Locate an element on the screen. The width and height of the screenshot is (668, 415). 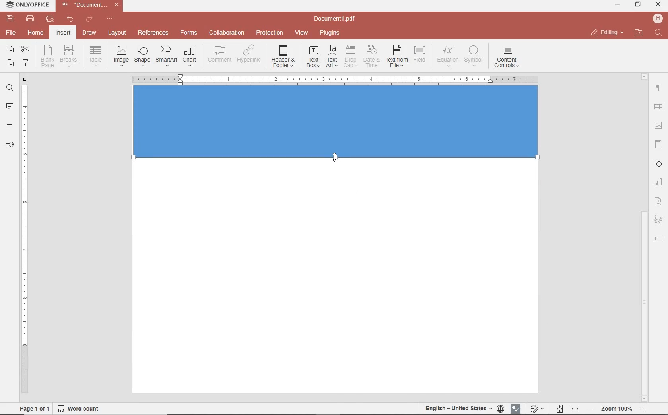
cut is located at coordinates (25, 50).